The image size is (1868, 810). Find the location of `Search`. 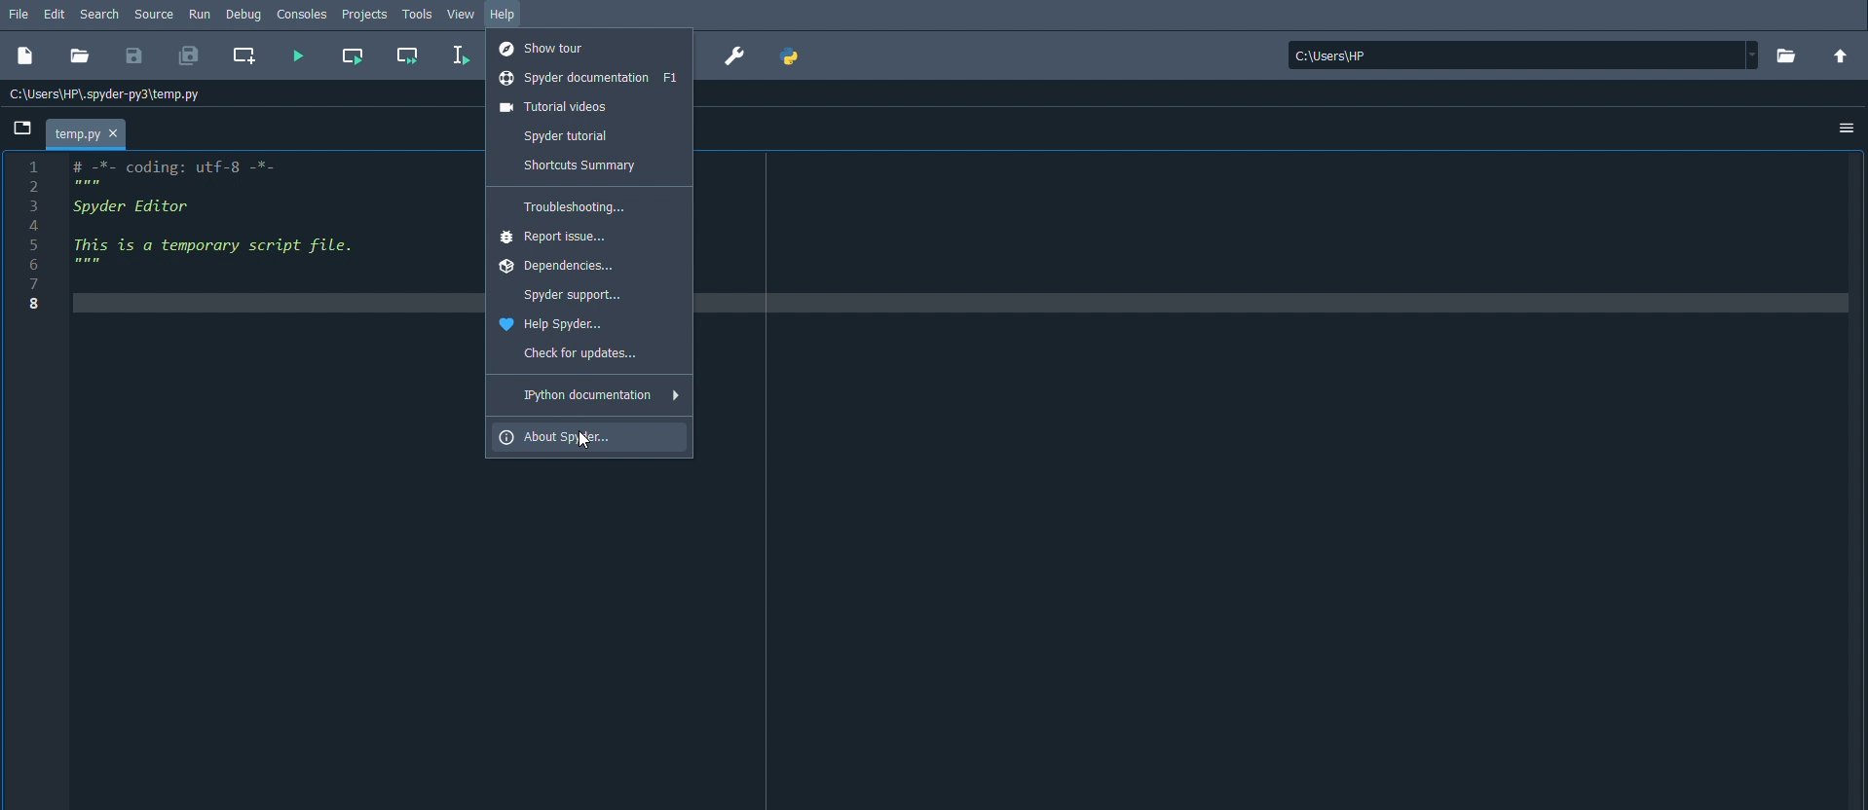

Search is located at coordinates (100, 14).